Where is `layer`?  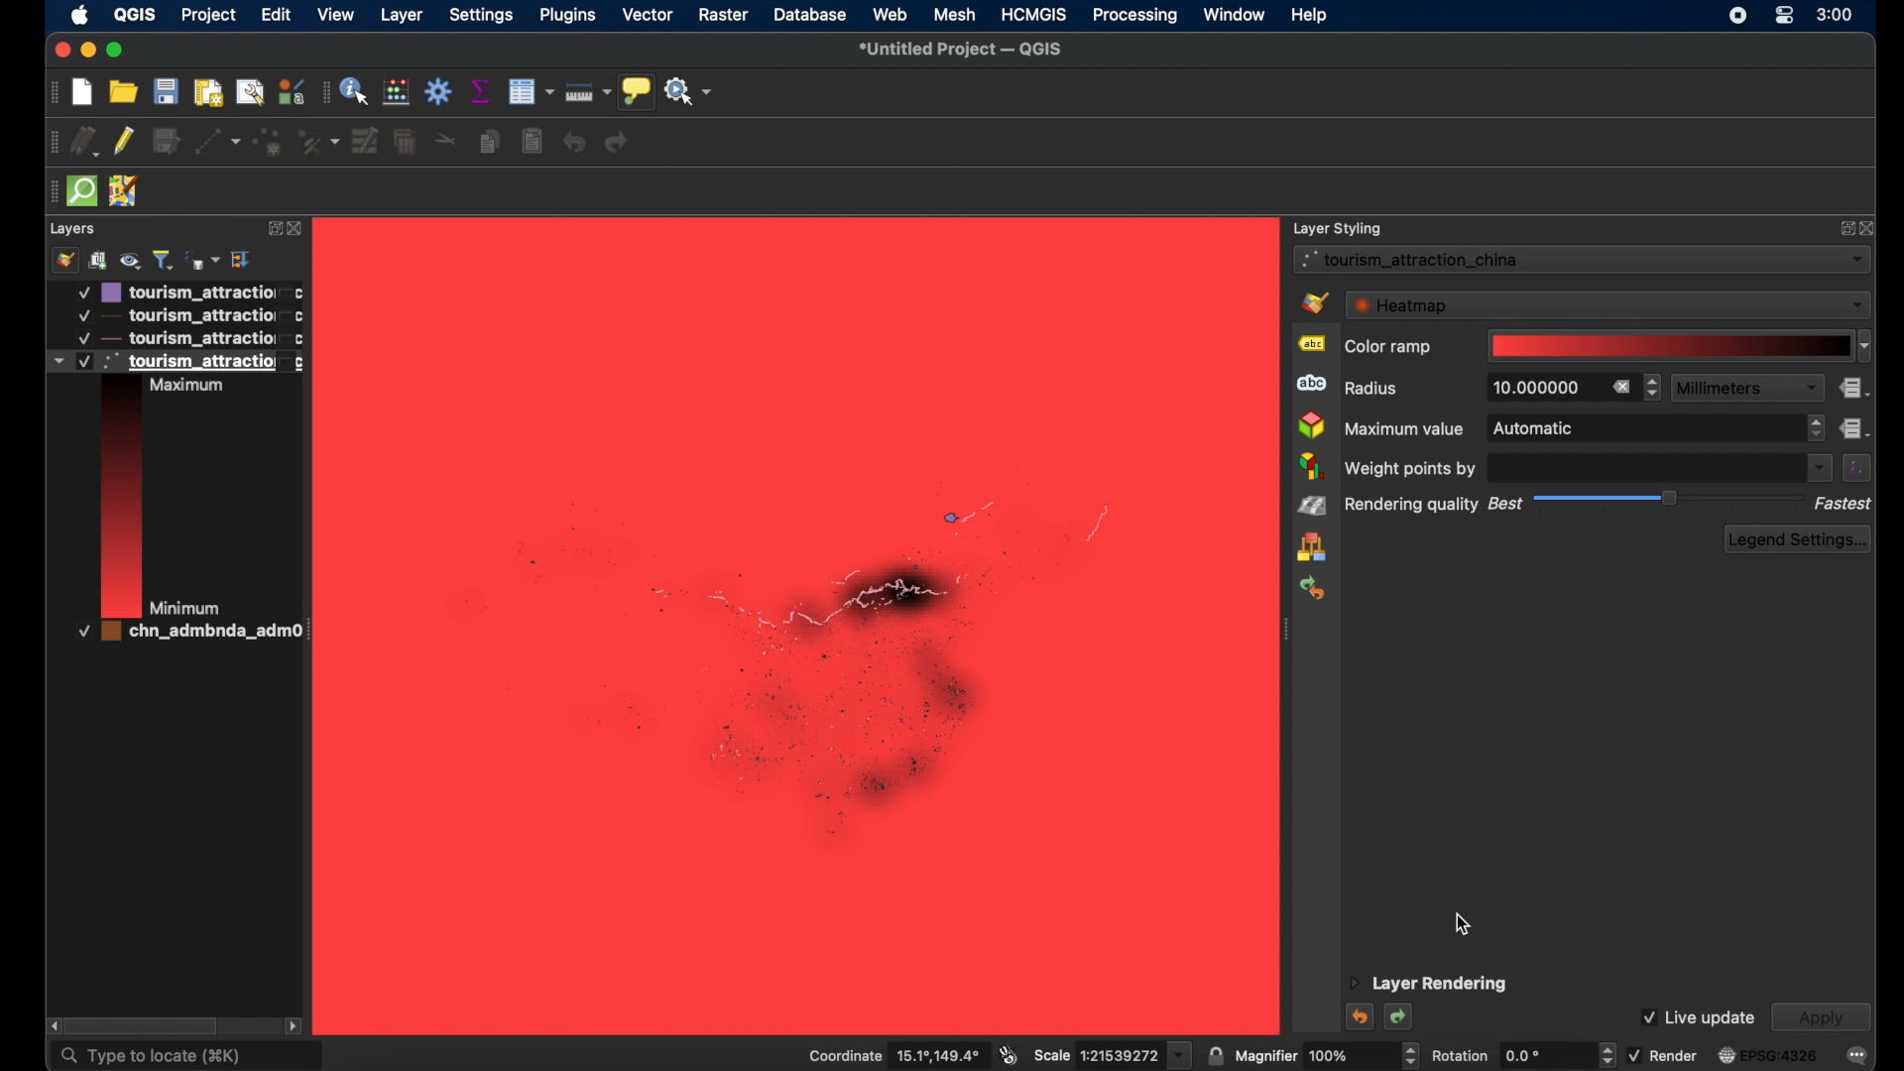
layer is located at coordinates (402, 16).